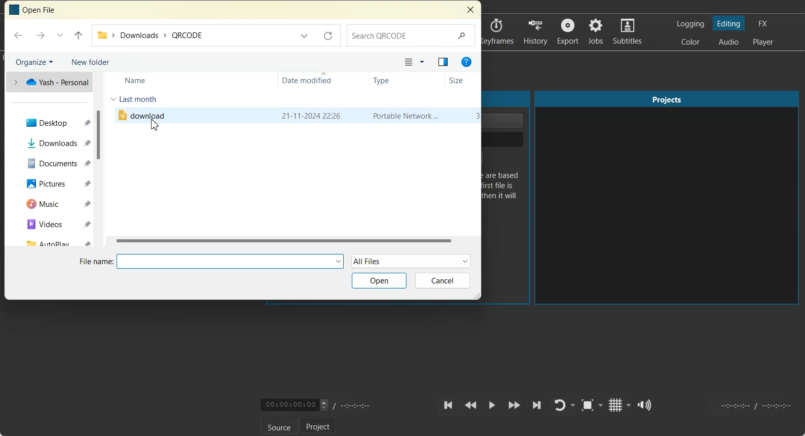  I want to click on Downloads, so click(54, 142).